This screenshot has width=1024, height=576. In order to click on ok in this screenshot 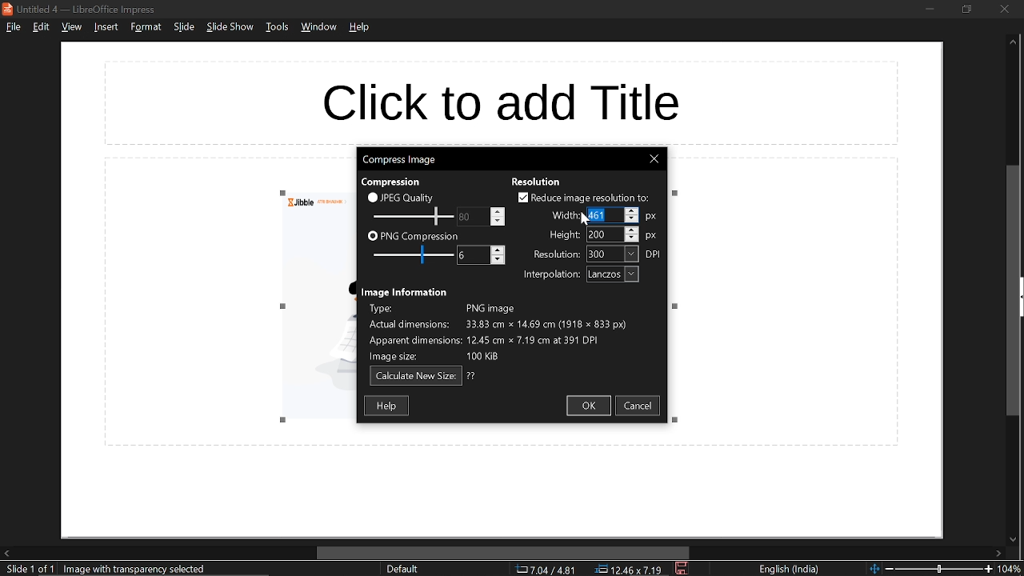, I will do `click(590, 406)`.